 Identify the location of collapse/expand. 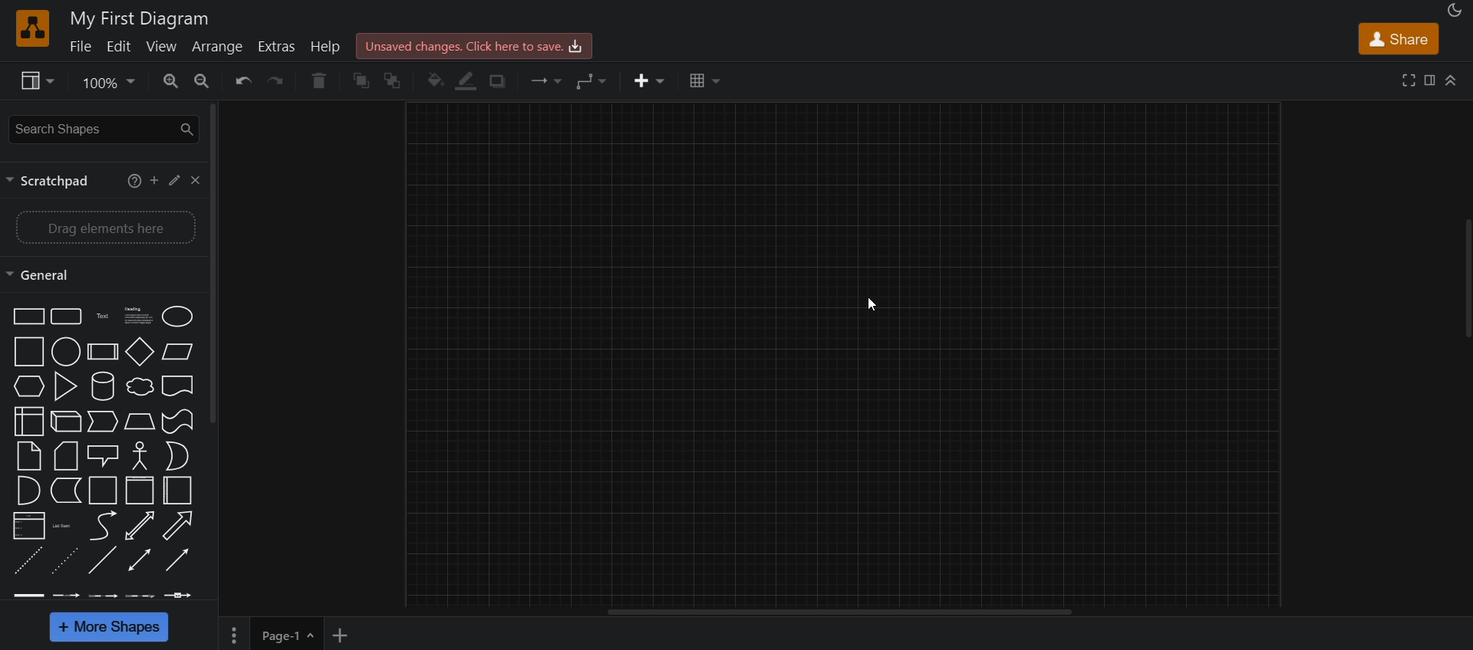
(1452, 82).